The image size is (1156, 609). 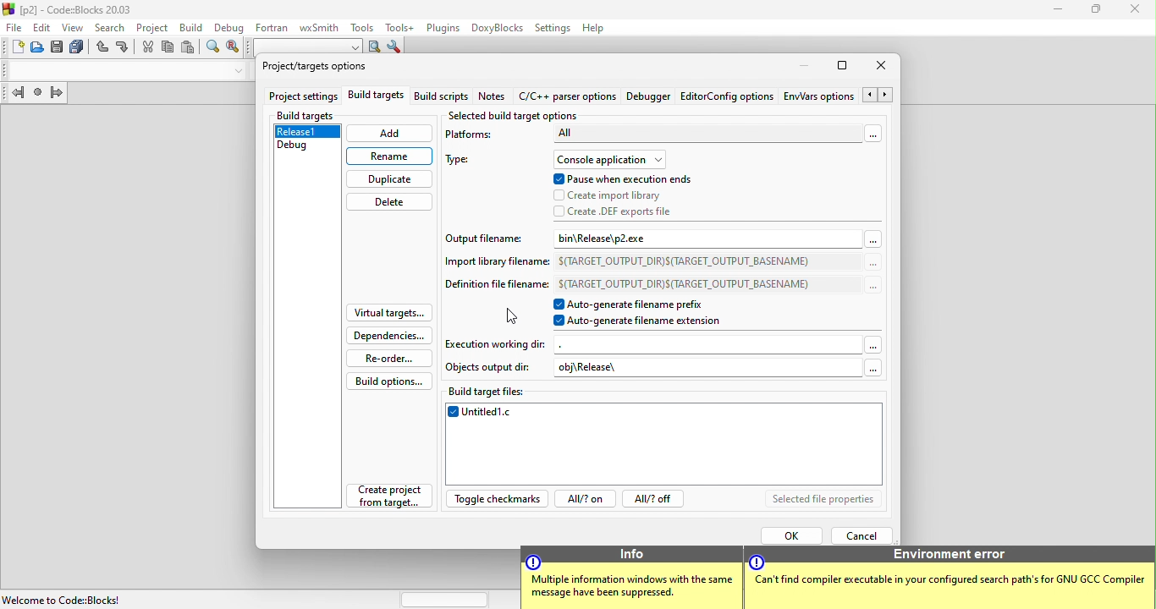 I want to click on plugins, so click(x=441, y=28).